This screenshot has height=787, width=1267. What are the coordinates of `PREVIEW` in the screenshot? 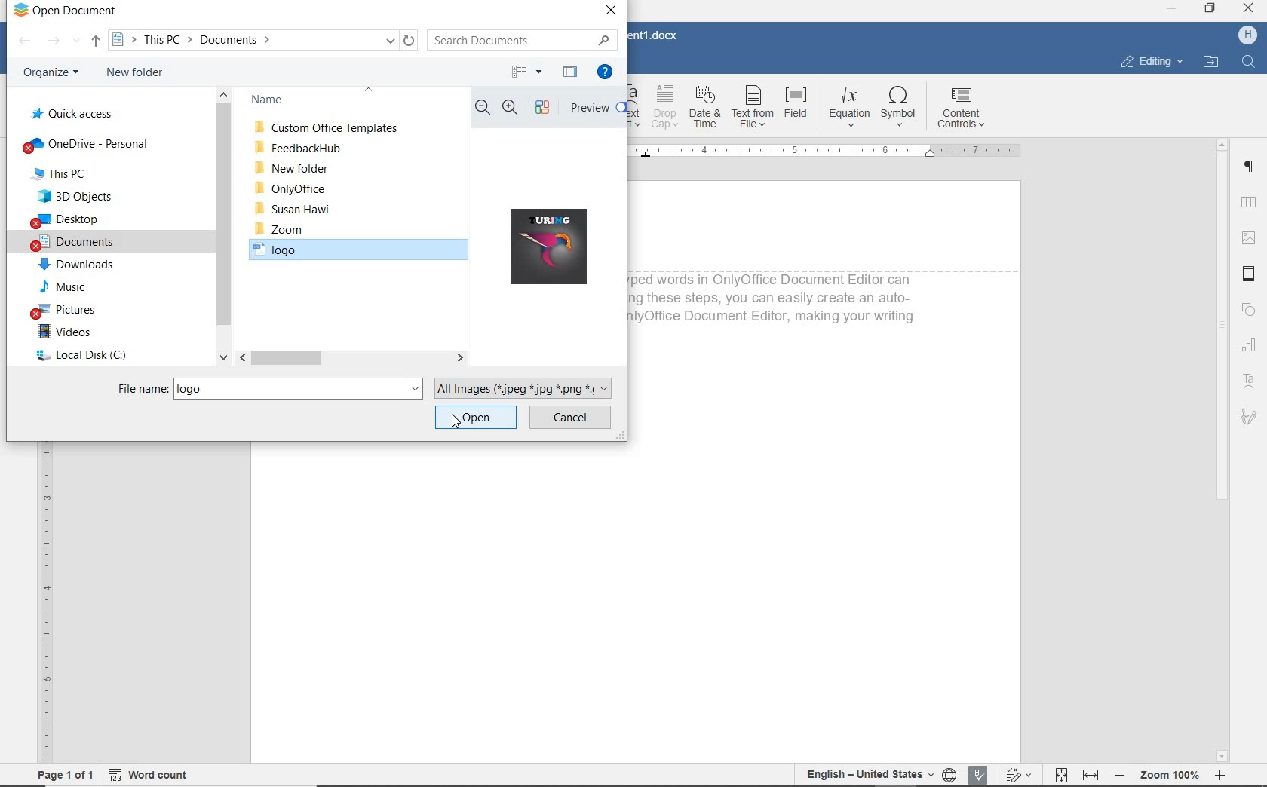 It's located at (596, 108).